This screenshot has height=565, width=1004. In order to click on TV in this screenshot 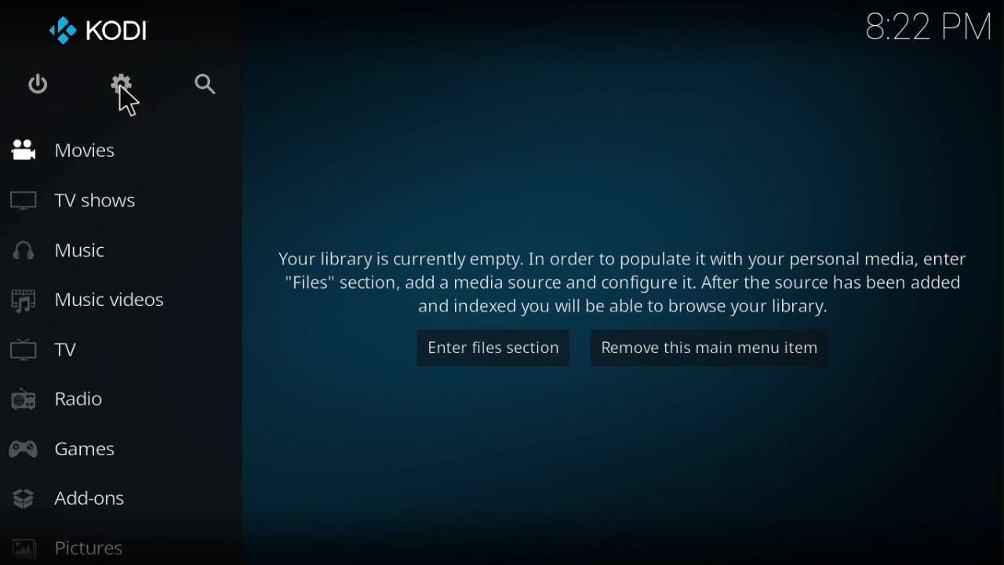, I will do `click(76, 350)`.